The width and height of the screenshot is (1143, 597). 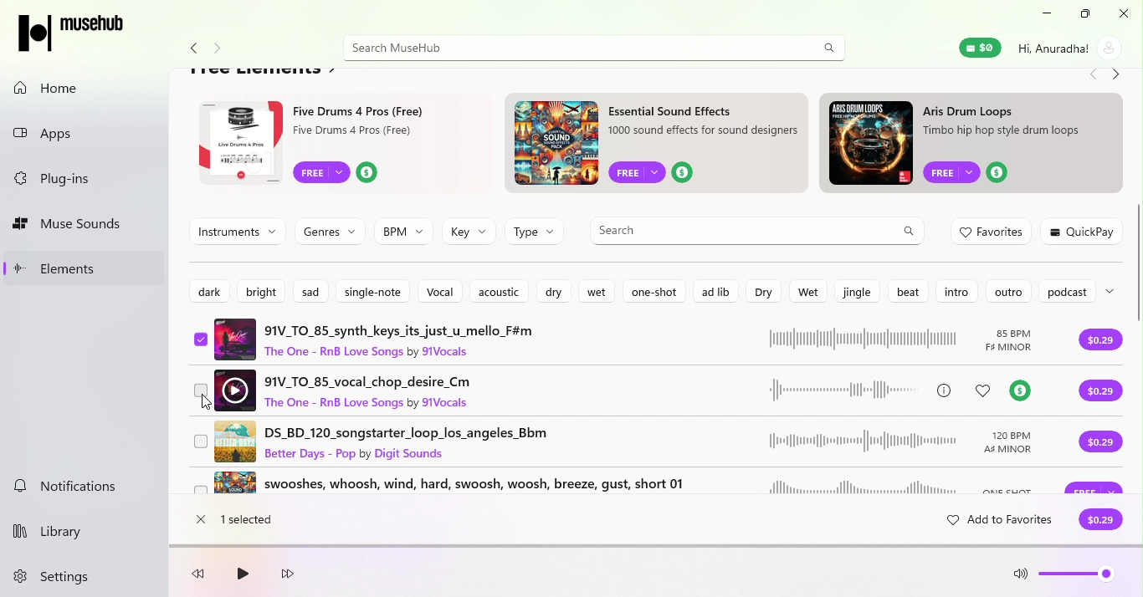 I want to click on Navigate back, so click(x=191, y=49).